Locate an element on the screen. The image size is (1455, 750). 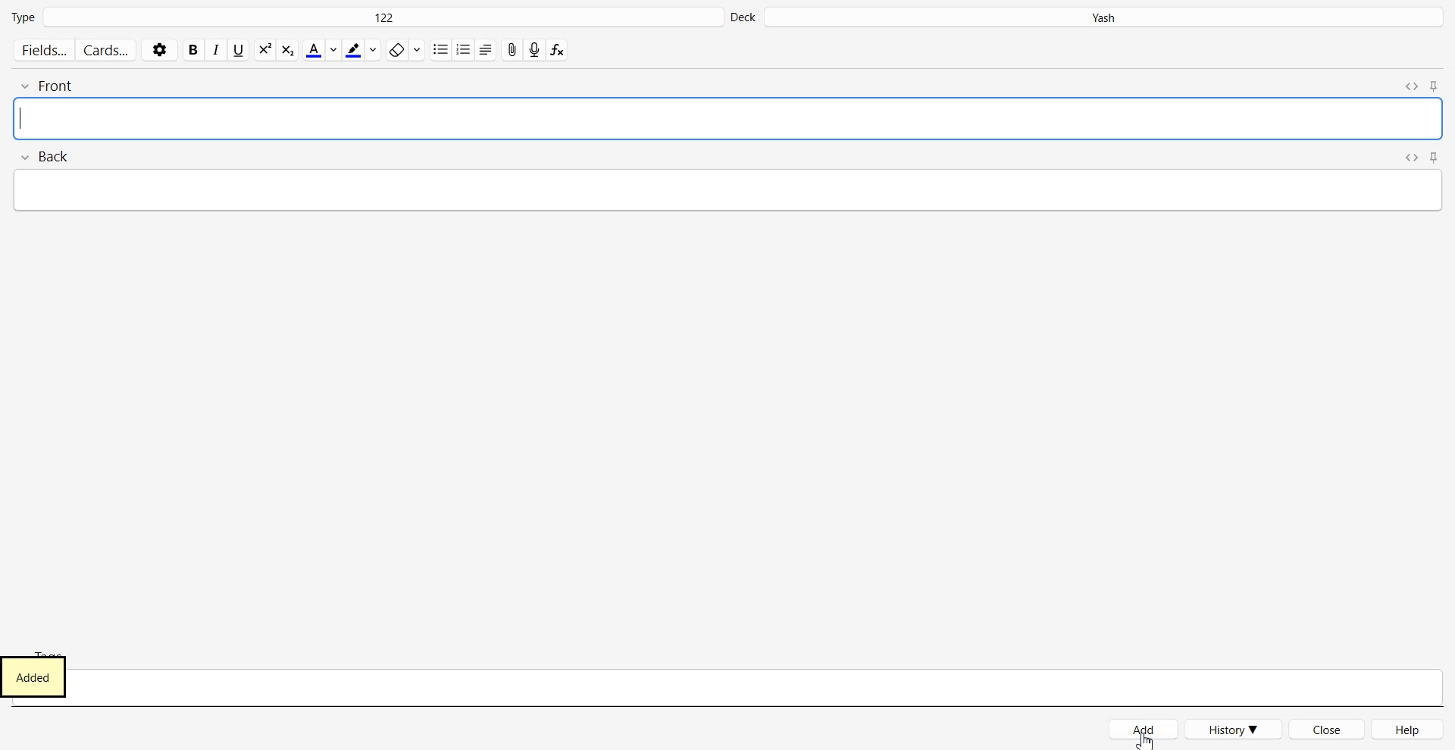
Underline is located at coordinates (239, 50).